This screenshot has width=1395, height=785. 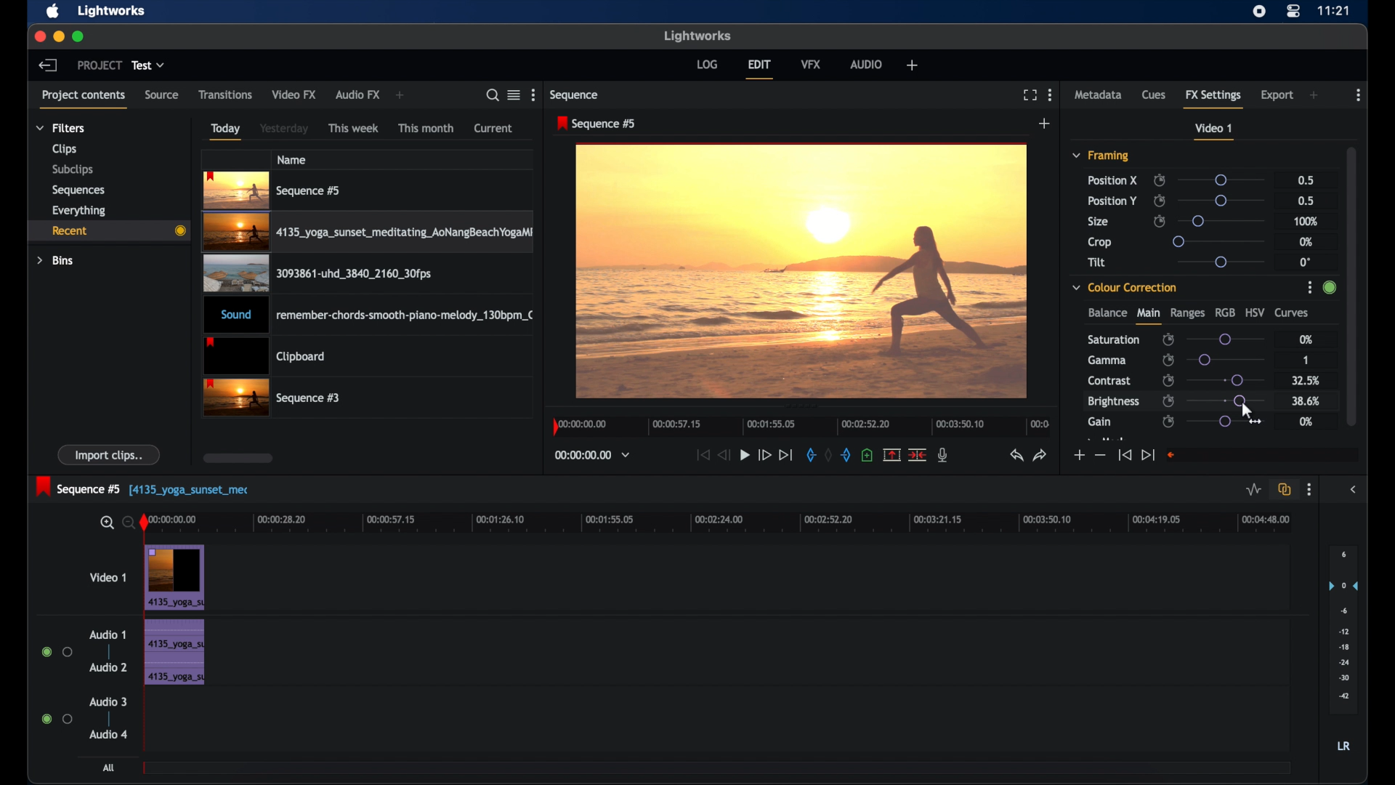 What do you see at coordinates (109, 577) in the screenshot?
I see `video 1` at bounding box center [109, 577].